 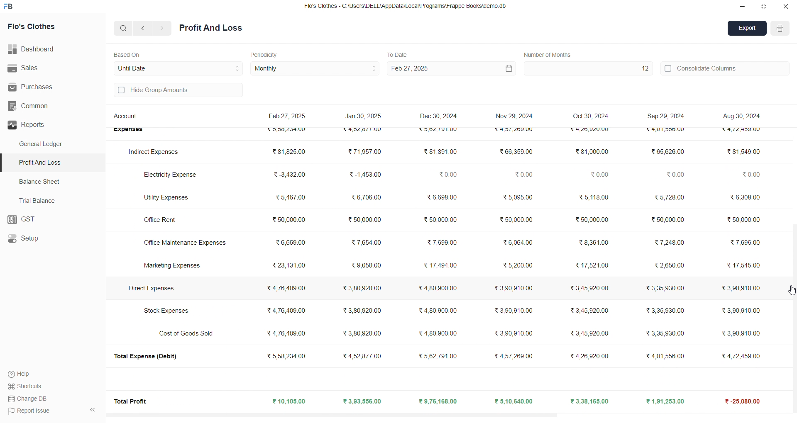 What do you see at coordinates (154, 152) in the screenshot?
I see `Indirect Expenses` at bounding box center [154, 152].